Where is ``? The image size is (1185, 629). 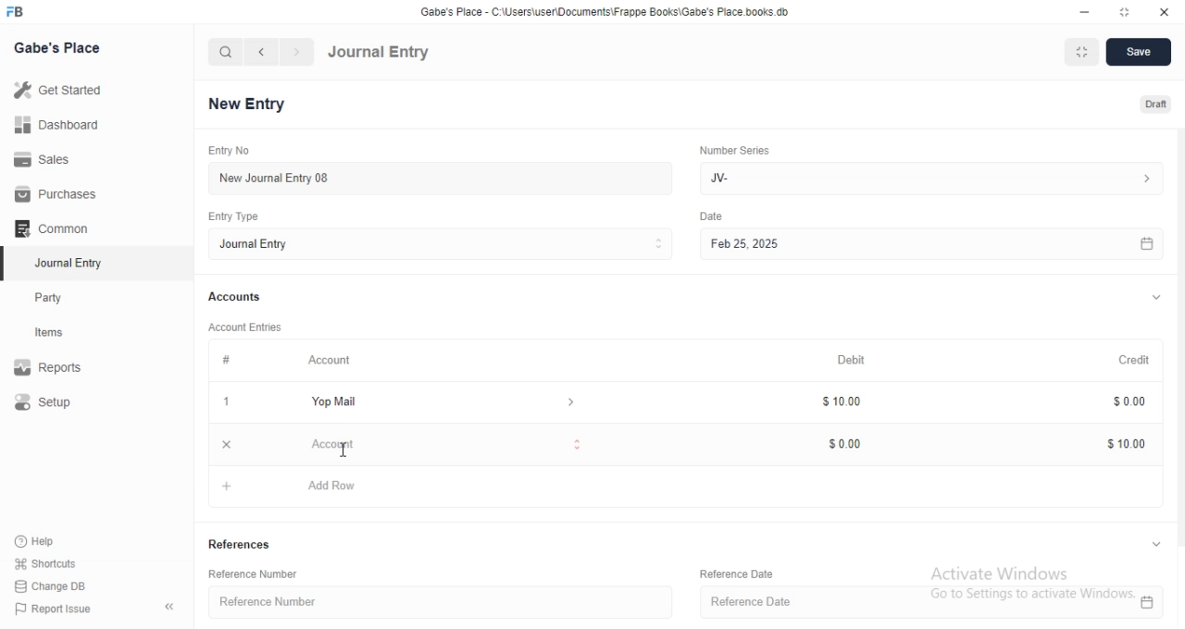
 is located at coordinates (711, 216).